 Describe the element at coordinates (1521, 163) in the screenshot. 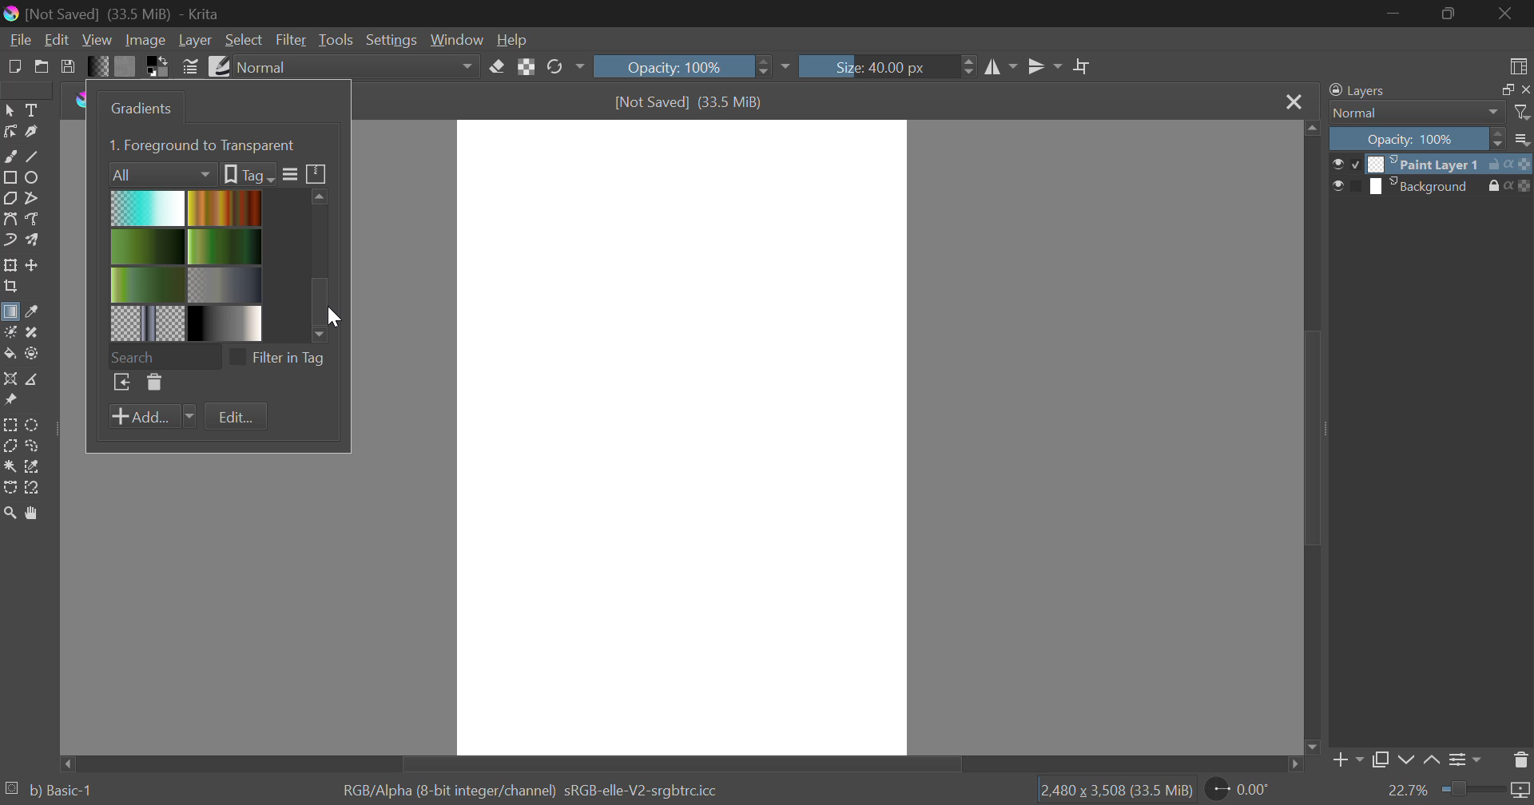

I see `icon` at that location.